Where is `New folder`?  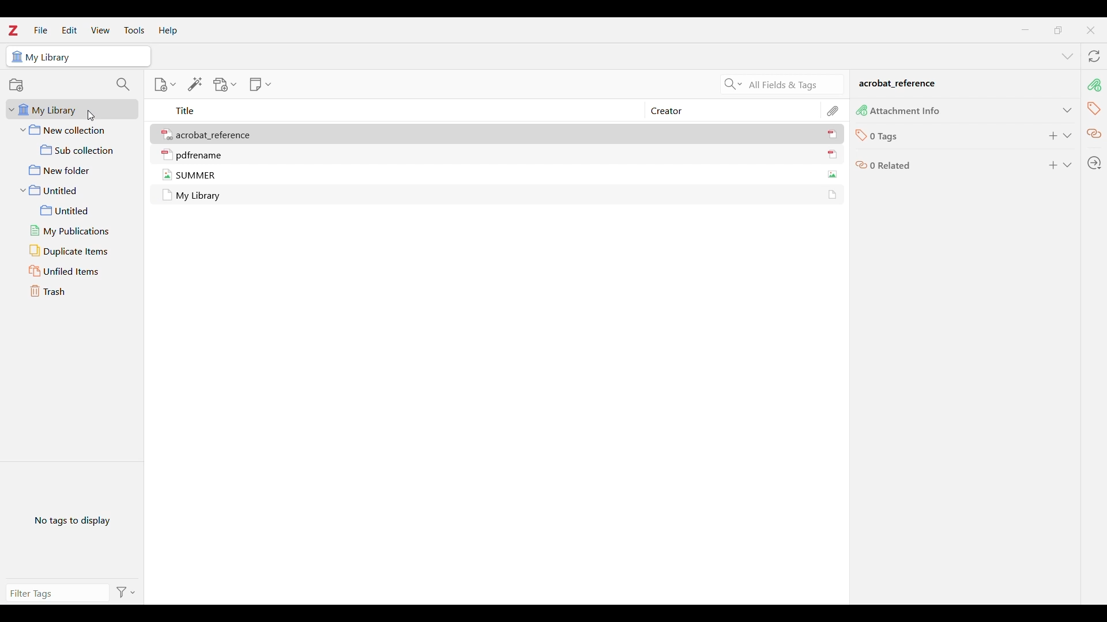 New folder is located at coordinates (74, 170).